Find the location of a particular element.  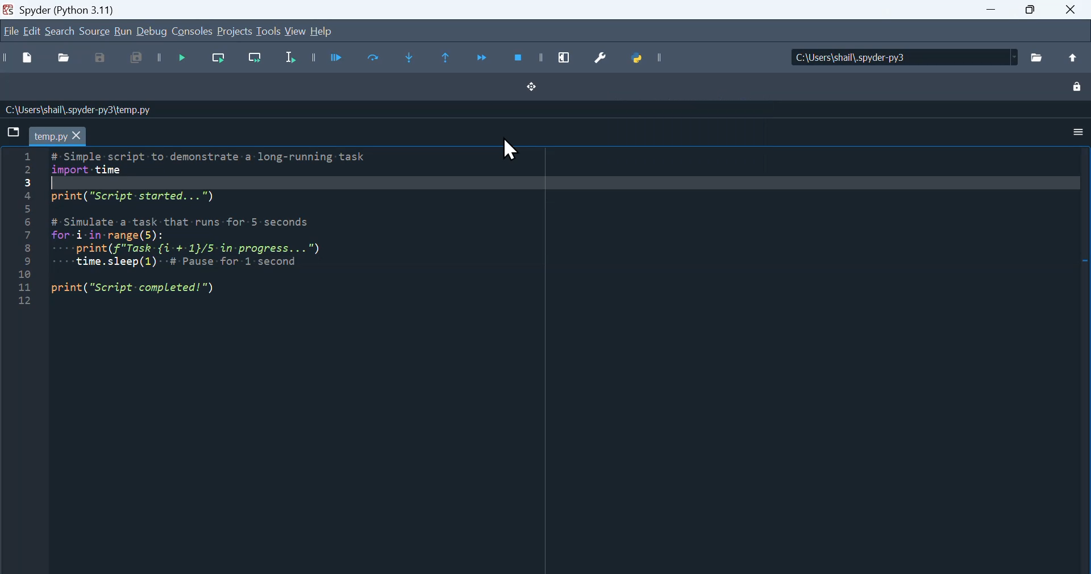

continue execution until same function returns is located at coordinates (450, 59).